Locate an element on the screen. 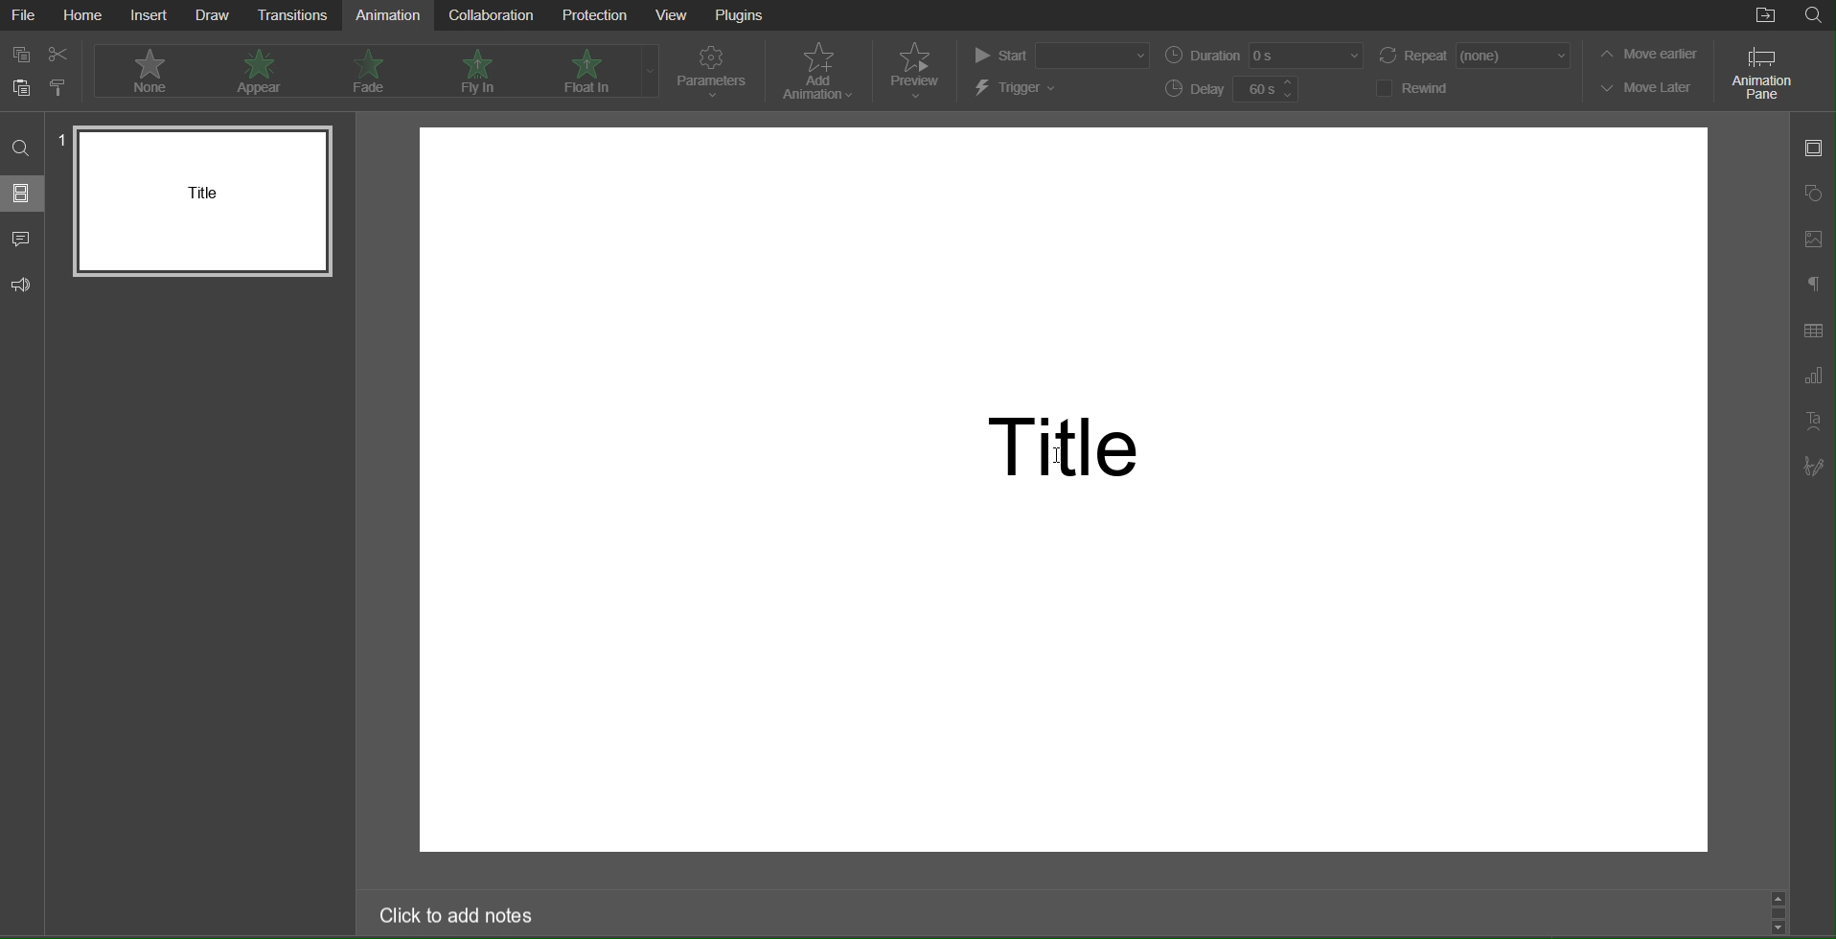  Rewind is located at coordinates (1413, 88).